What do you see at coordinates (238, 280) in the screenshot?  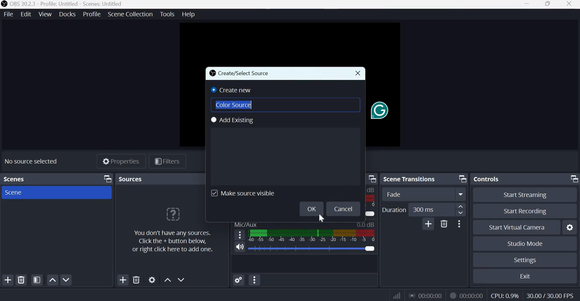 I see `Advanced audio properties` at bounding box center [238, 280].